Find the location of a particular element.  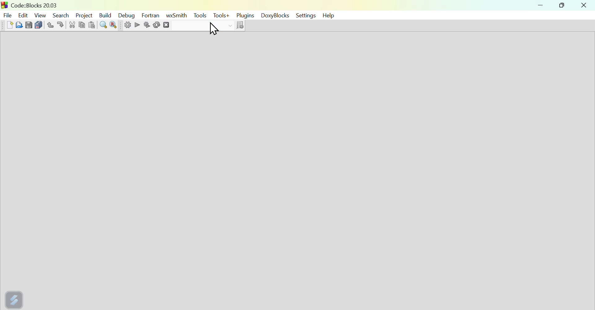

Tools+ is located at coordinates (220, 16).